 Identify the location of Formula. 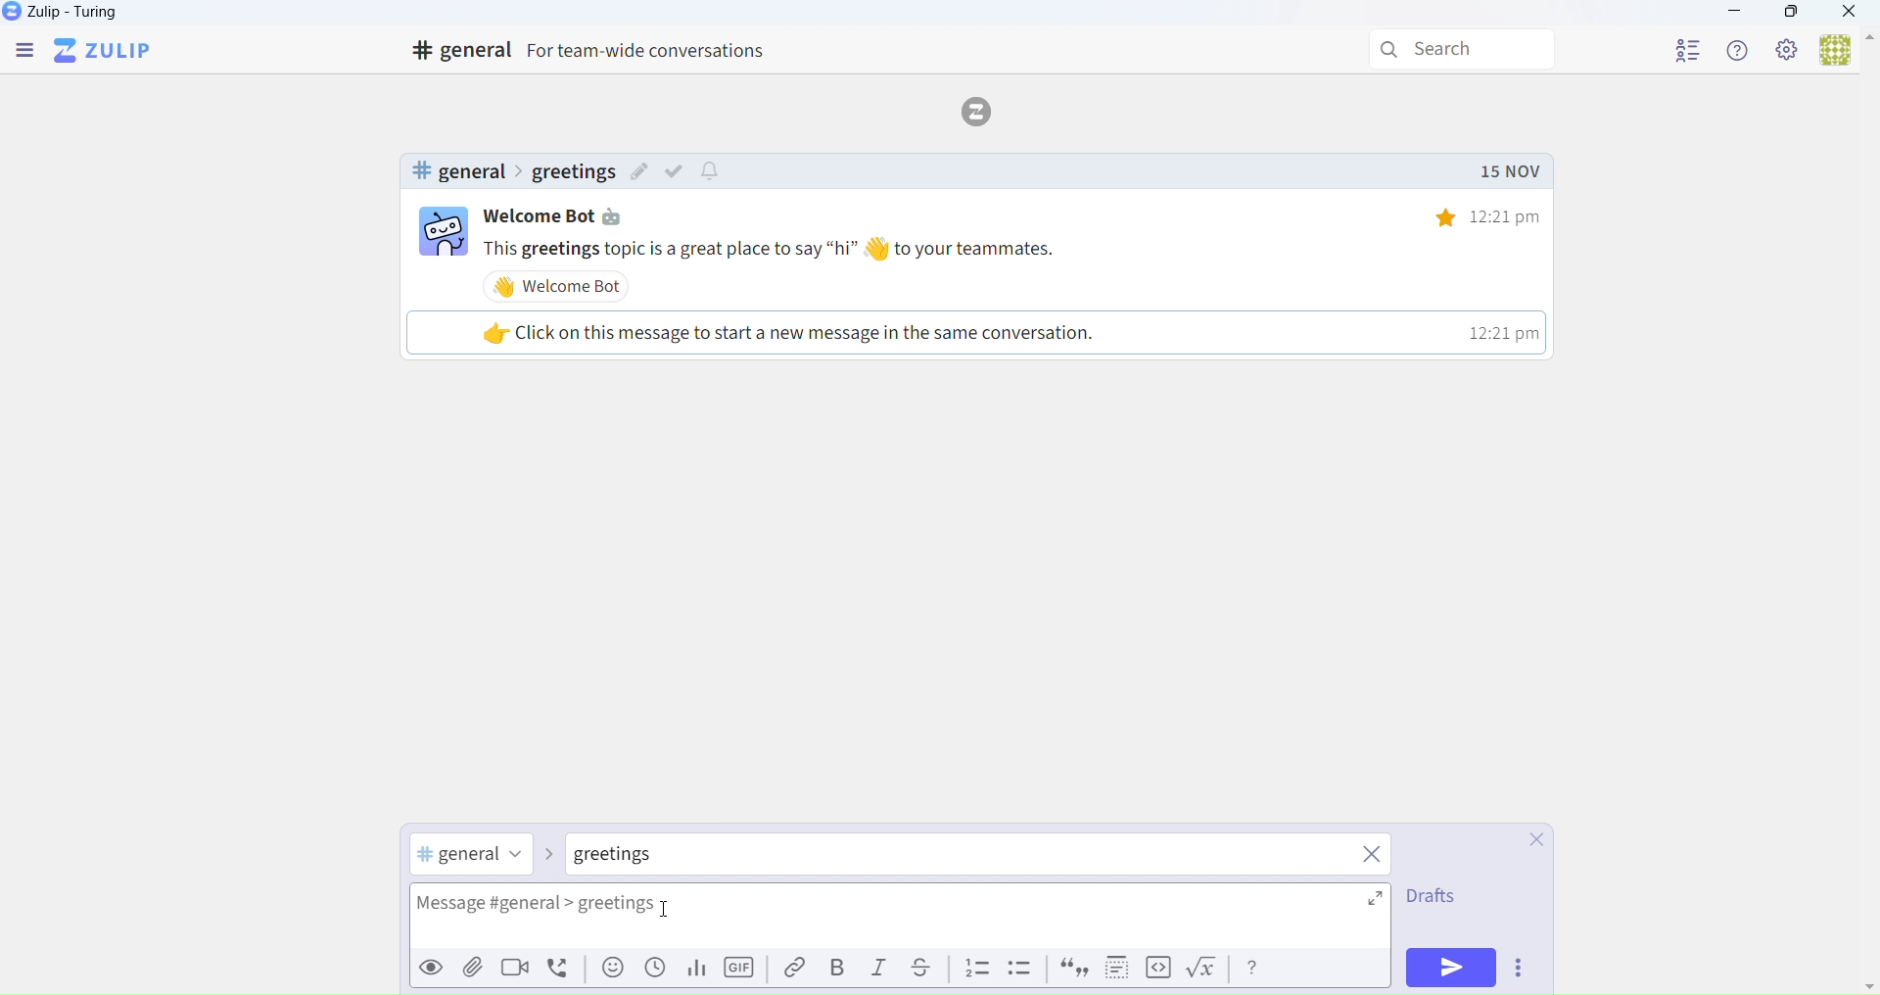
(1206, 971).